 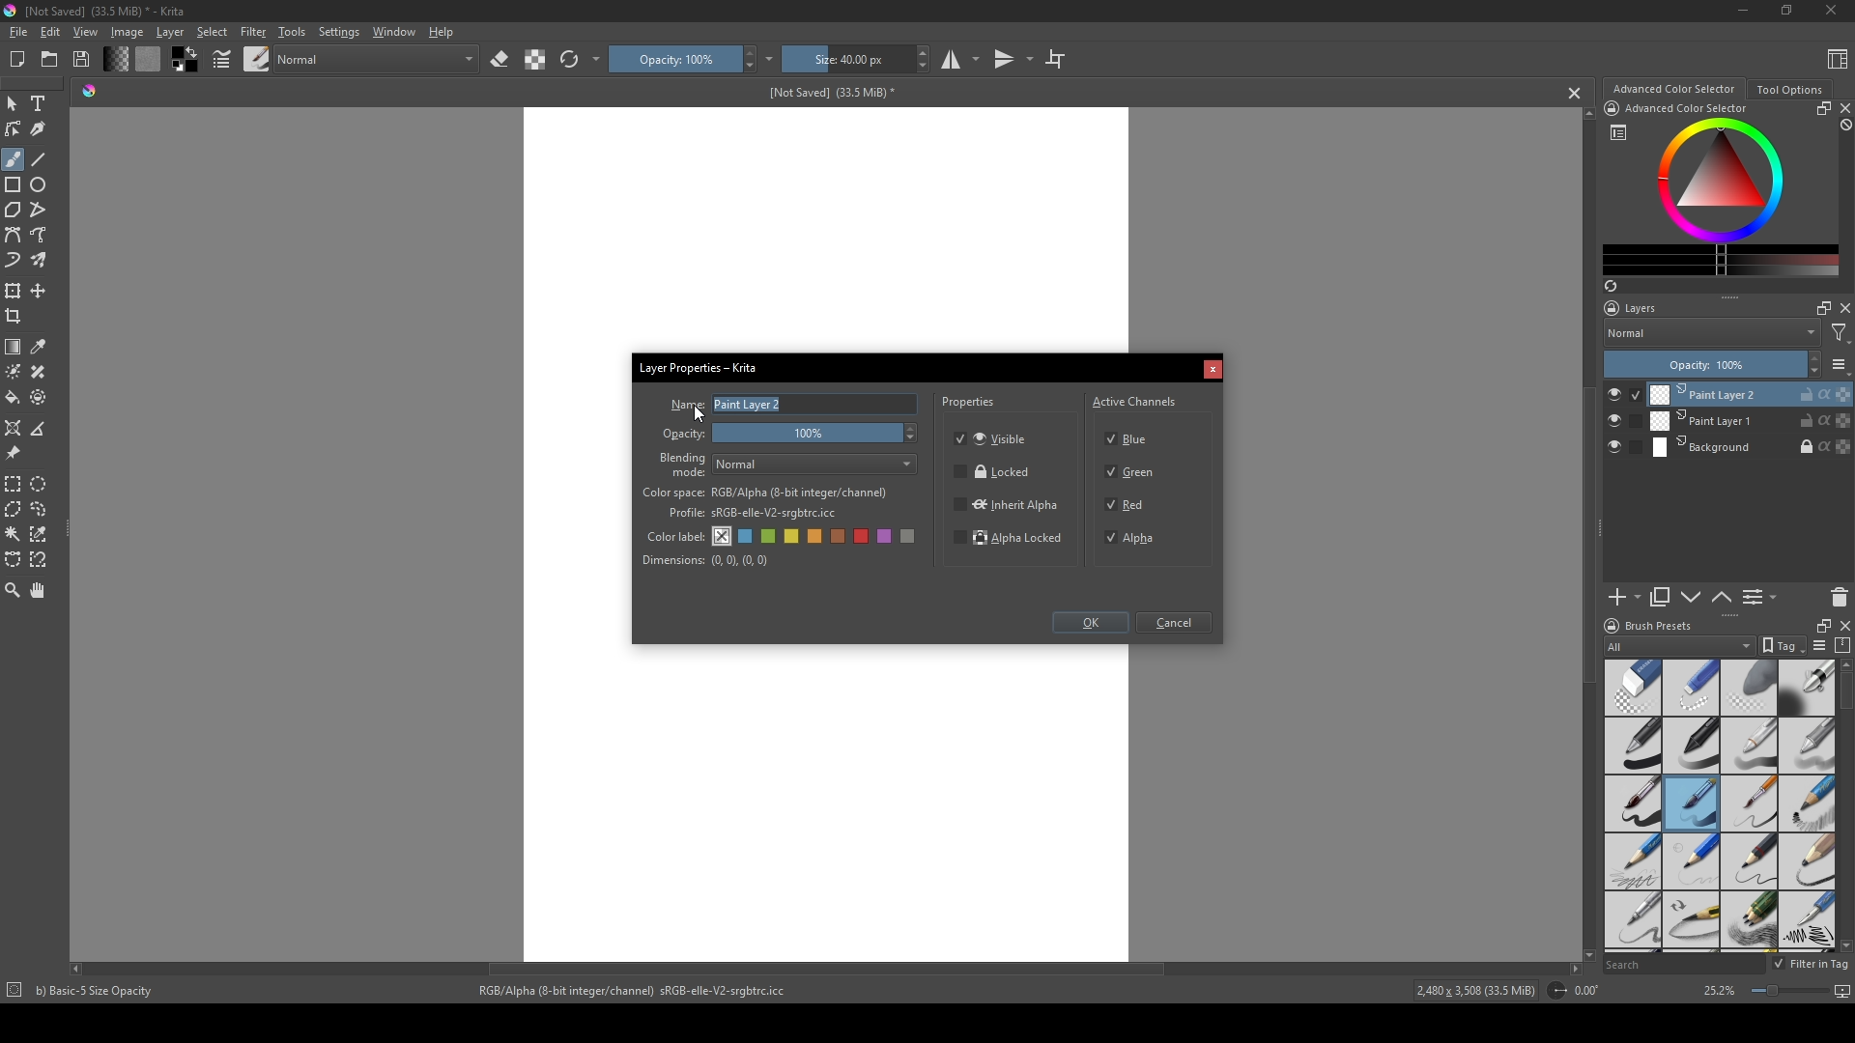 What do you see at coordinates (1838, 58) in the screenshot?
I see `Content` at bounding box center [1838, 58].